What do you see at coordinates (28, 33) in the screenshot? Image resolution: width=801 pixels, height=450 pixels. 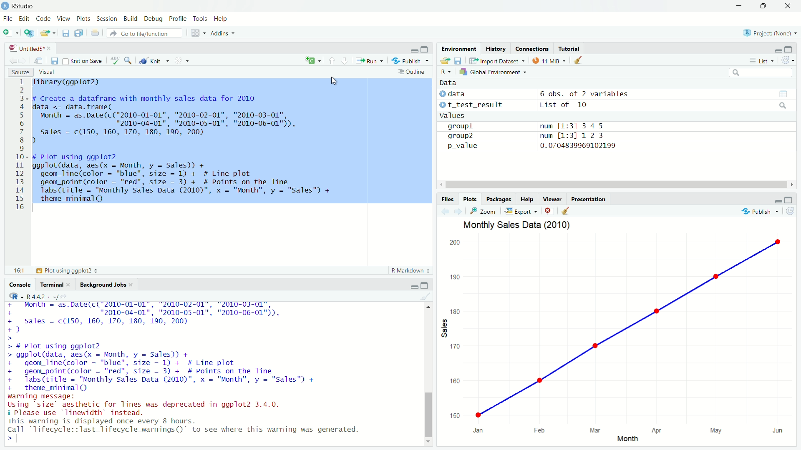 I see `new project` at bounding box center [28, 33].